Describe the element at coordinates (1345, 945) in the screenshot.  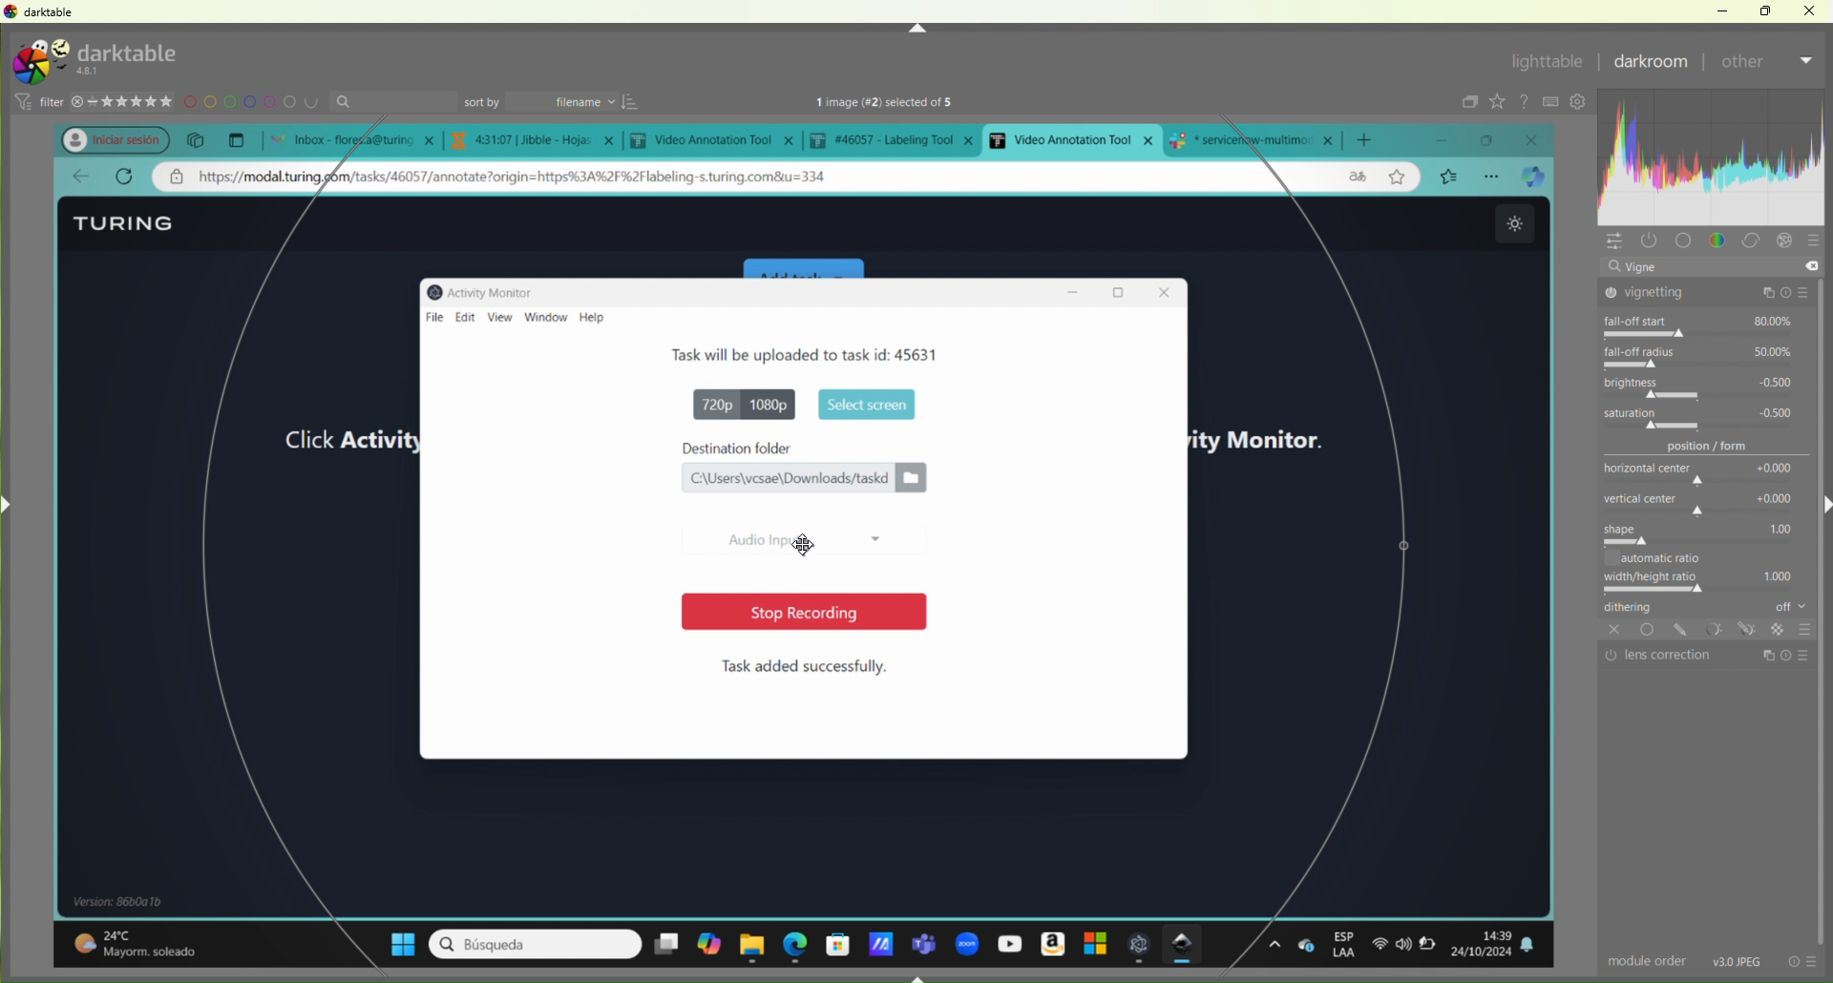
I see `esp Laa` at that location.